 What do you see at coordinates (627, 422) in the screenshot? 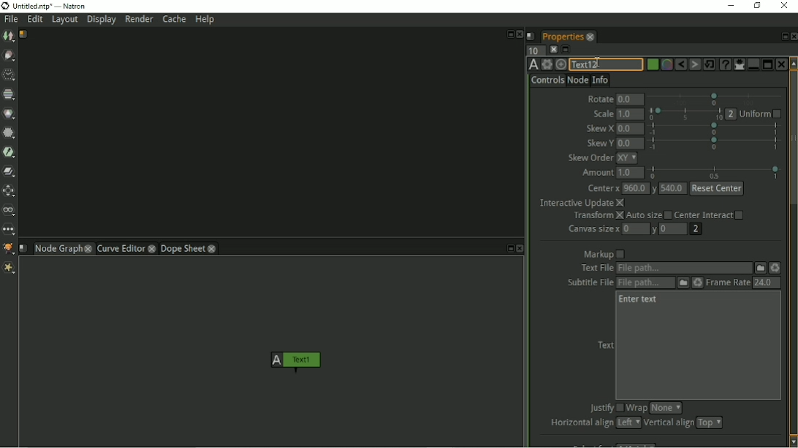
I see `left` at bounding box center [627, 422].